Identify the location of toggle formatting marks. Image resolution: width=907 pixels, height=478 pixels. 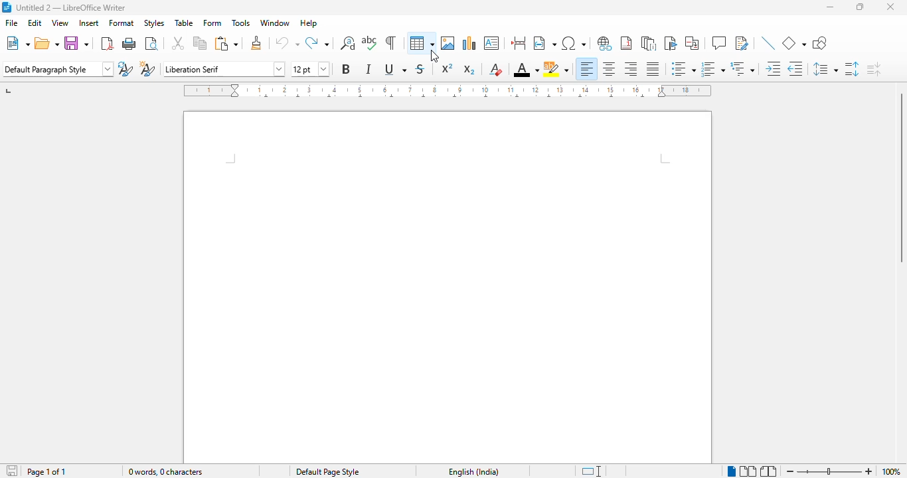
(390, 42).